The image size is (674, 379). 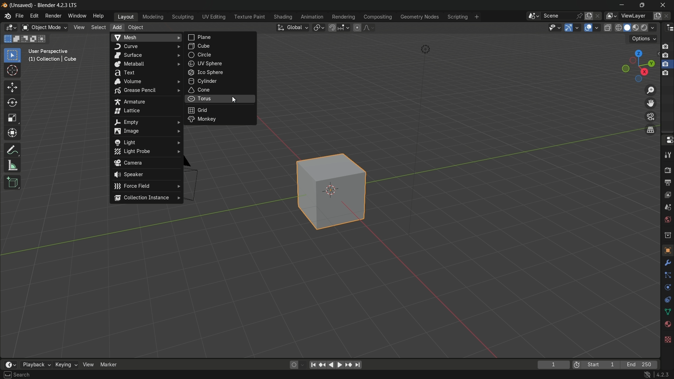 I want to click on properties, so click(x=667, y=140).